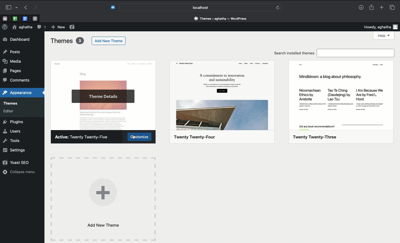  What do you see at coordinates (62, 41) in the screenshot?
I see `Themes` at bounding box center [62, 41].